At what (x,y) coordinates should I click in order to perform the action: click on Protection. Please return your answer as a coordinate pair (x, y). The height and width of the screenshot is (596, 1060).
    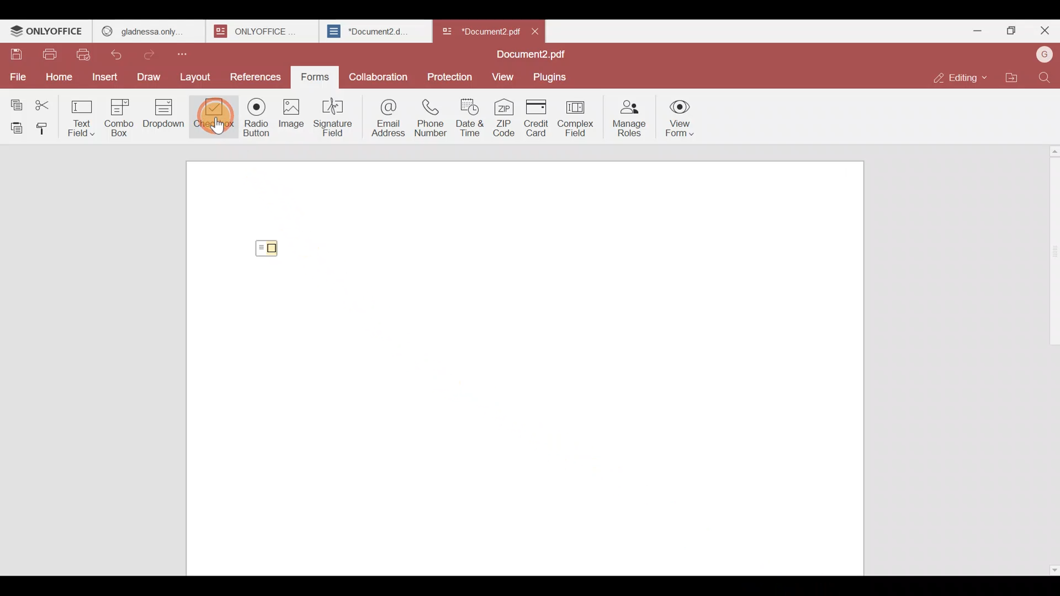
    Looking at the image, I should click on (451, 76).